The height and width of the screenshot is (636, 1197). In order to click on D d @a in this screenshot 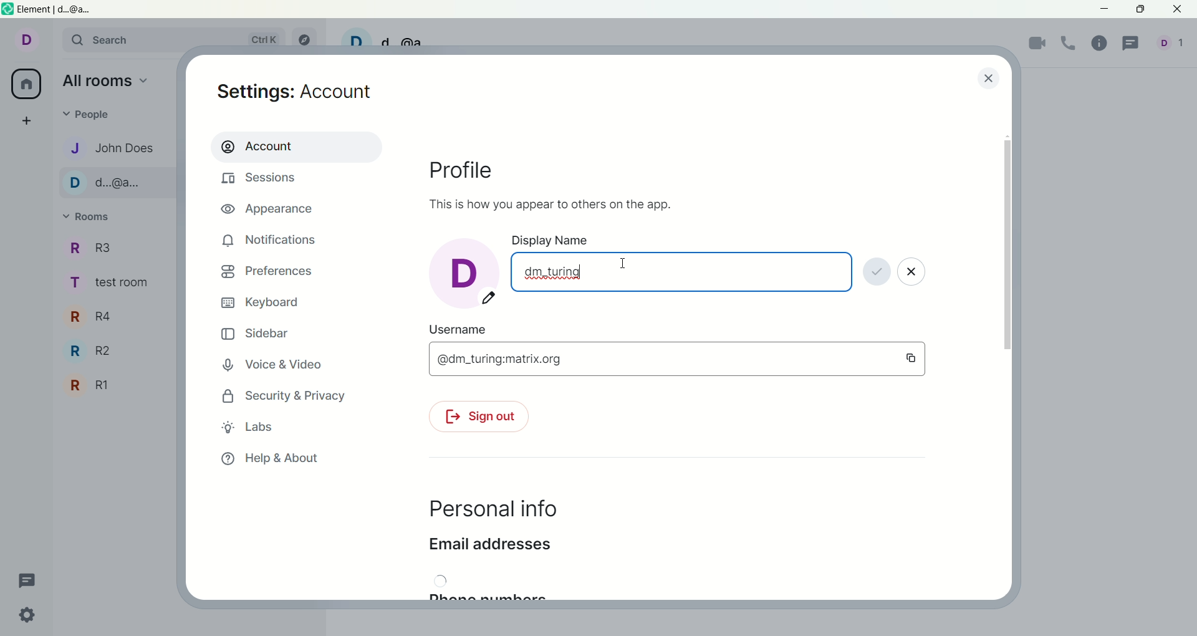, I will do `click(388, 37)`.